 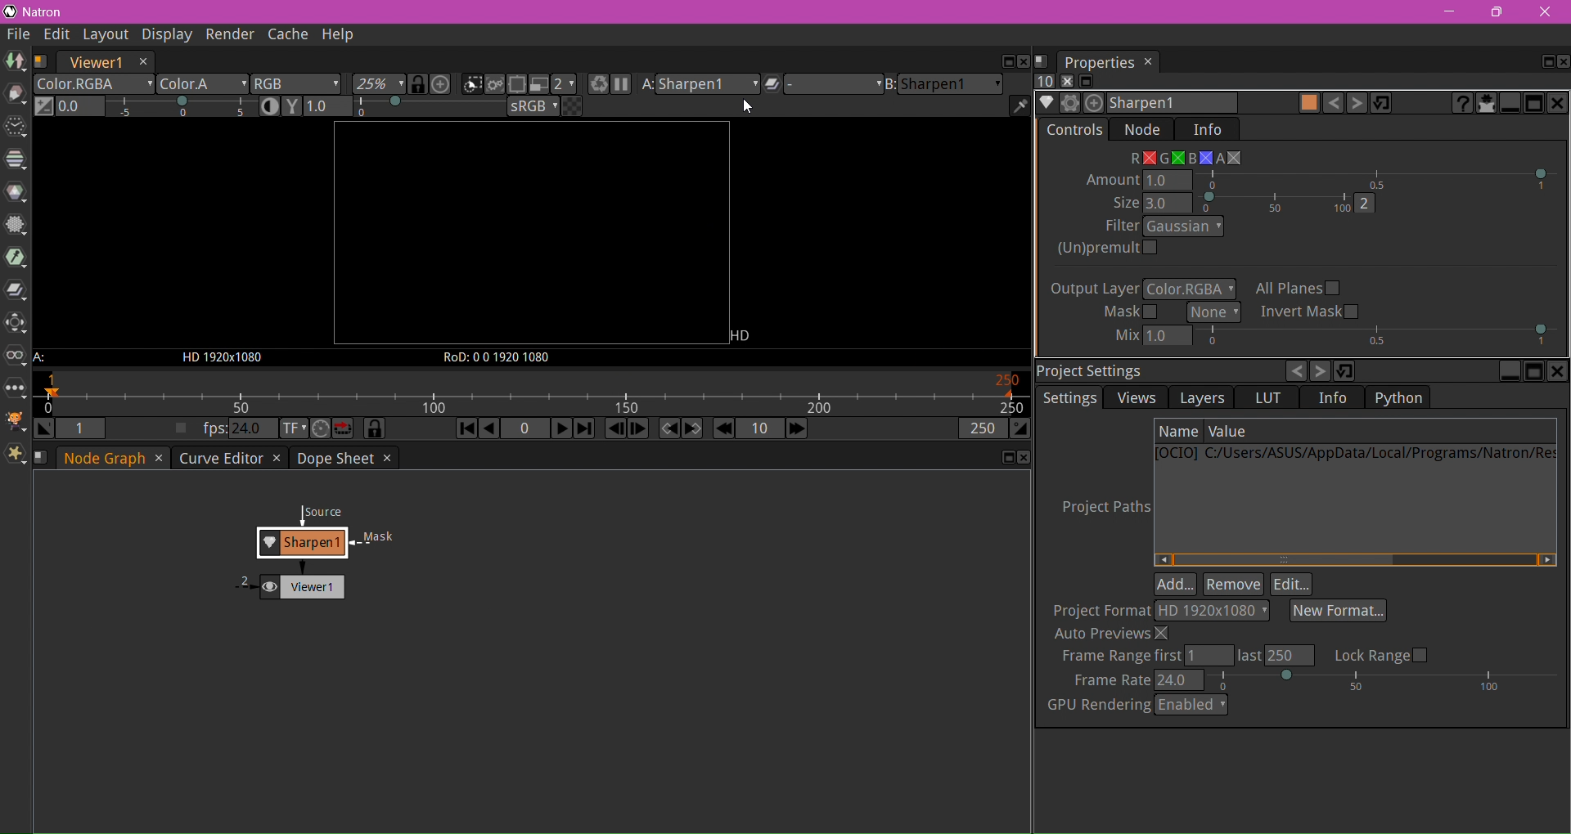 I want to click on When the proxy mode is activated, it scales down the rendered image by this factor to accelerate the rendering, so click(x=565, y=84).